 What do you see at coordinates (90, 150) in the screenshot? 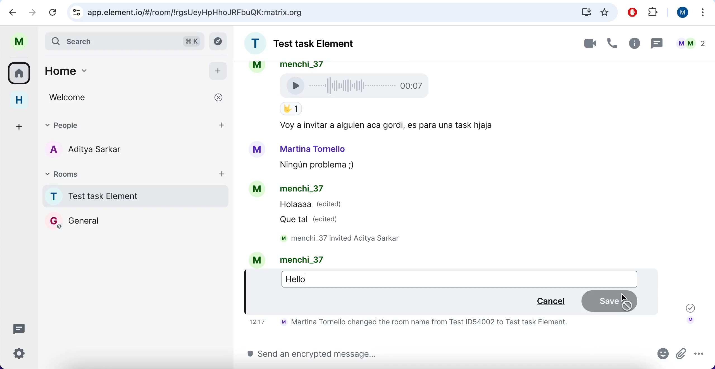
I see `chat member` at bounding box center [90, 150].